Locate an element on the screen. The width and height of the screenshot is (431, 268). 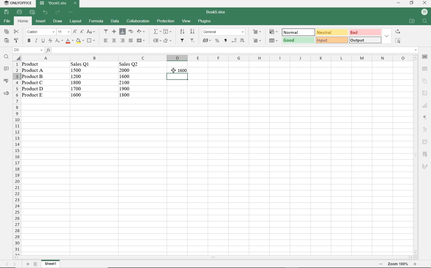
underline is located at coordinates (43, 40).